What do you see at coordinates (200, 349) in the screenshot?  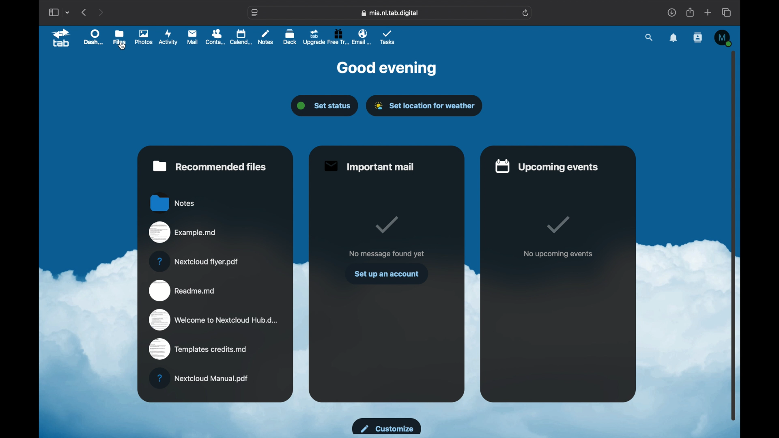 I see `templates credits` at bounding box center [200, 349].